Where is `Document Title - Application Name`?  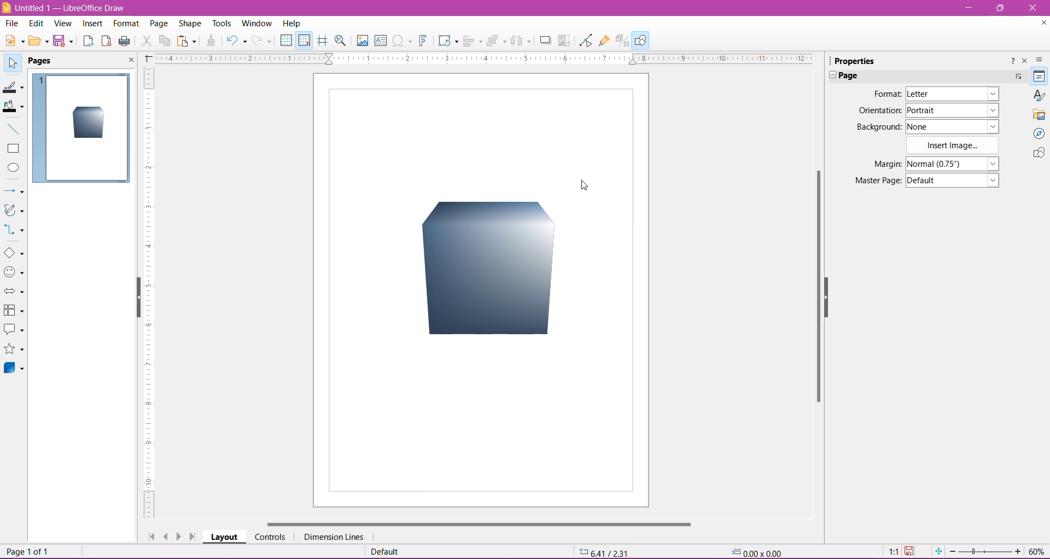 Document Title - Application Name is located at coordinates (65, 8).